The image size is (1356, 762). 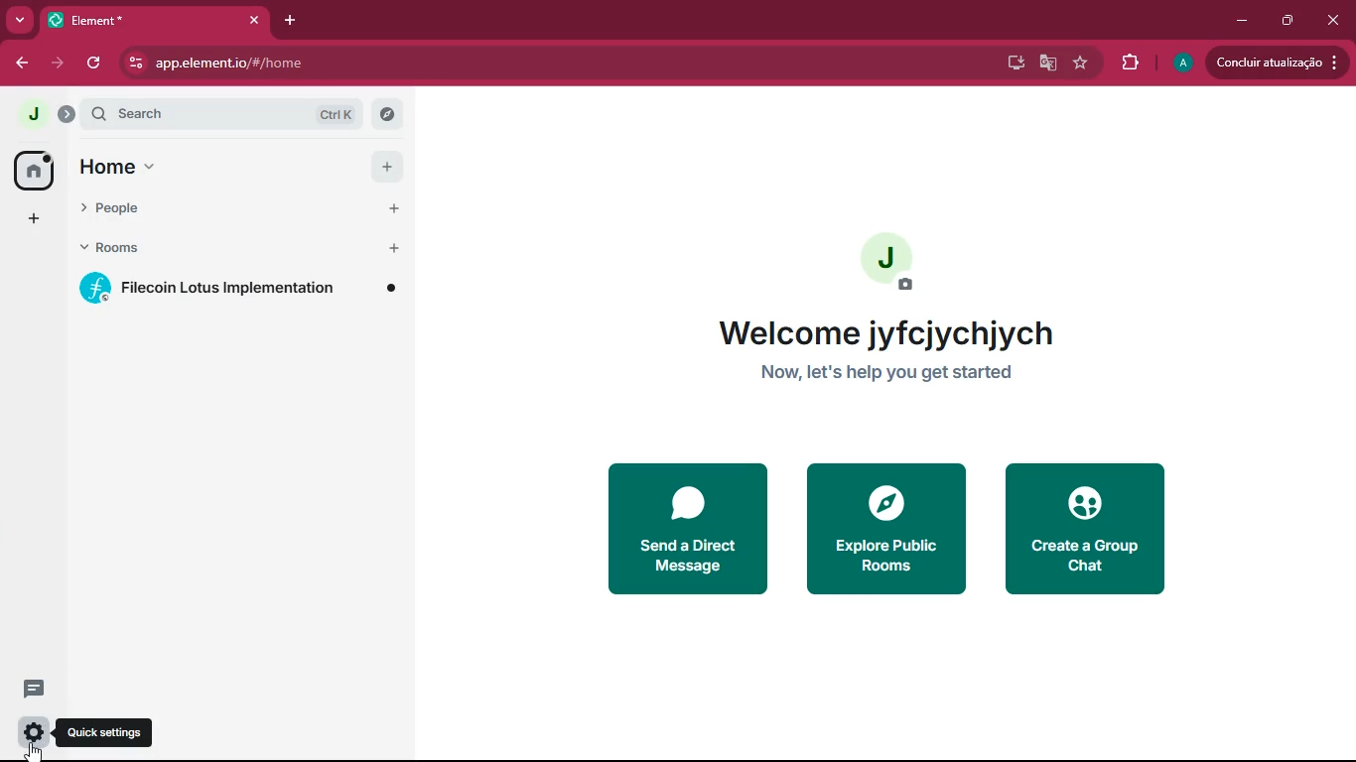 I want to click on add, so click(x=387, y=167).